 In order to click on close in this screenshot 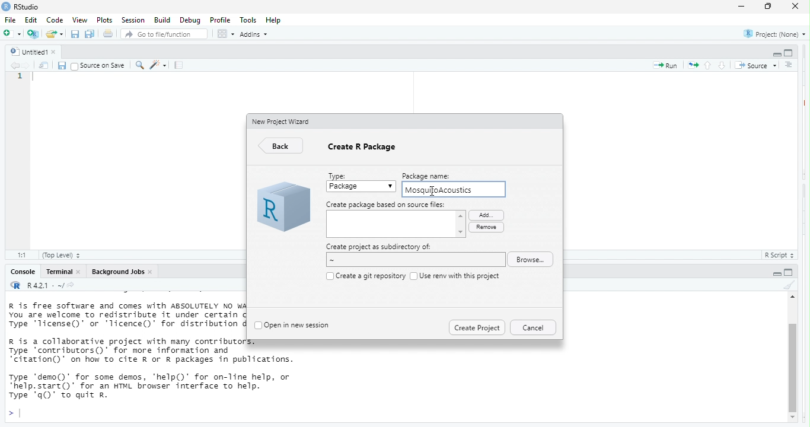, I will do `click(81, 272)`.